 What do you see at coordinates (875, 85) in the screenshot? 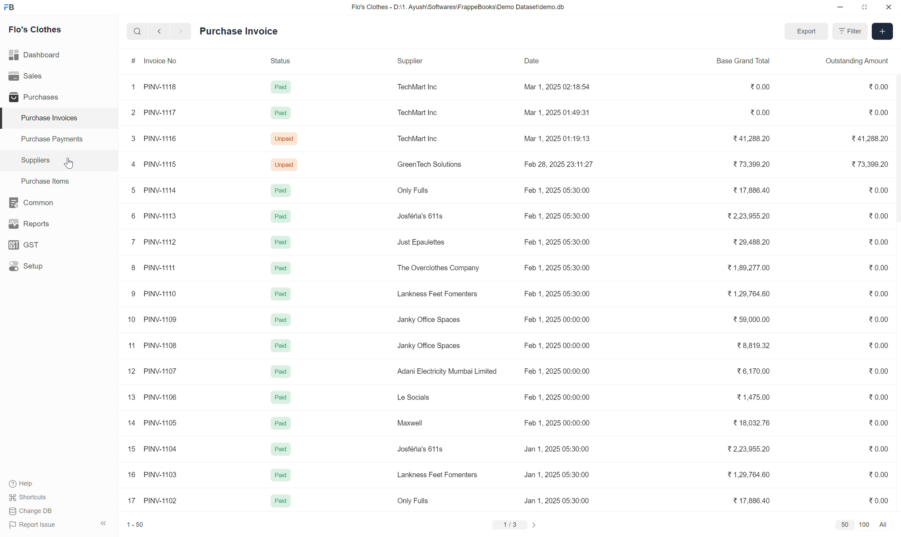
I see `20.00` at bounding box center [875, 85].